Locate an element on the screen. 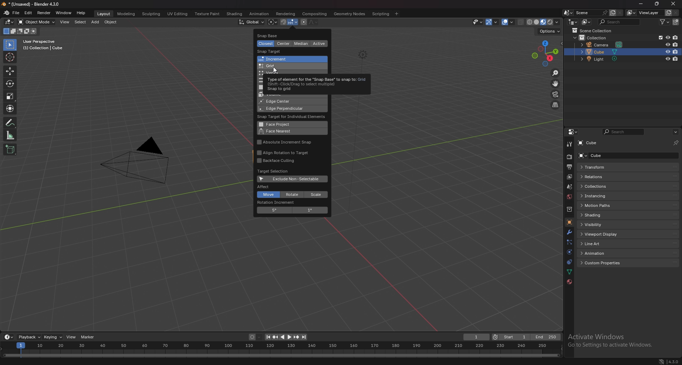 The height and width of the screenshot is (365, 682). add cube is located at coordinates (10, 149).